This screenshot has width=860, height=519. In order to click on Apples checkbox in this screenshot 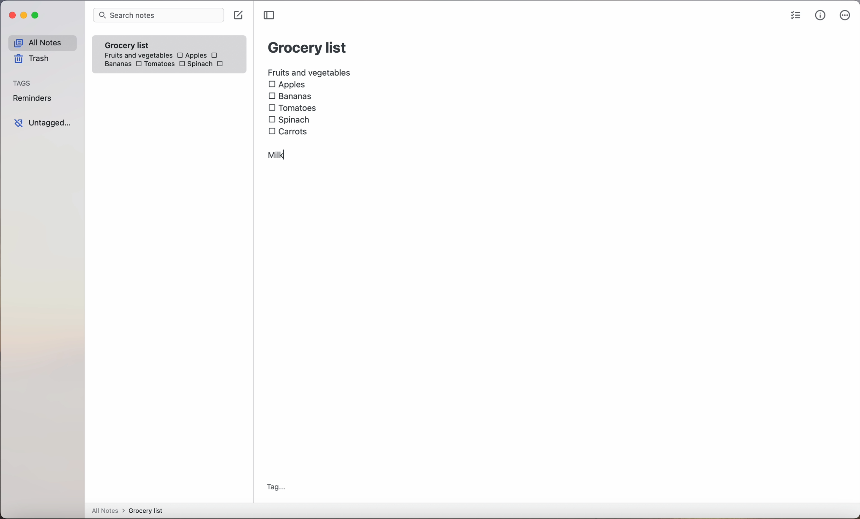, I will do `click(191, 55)`.